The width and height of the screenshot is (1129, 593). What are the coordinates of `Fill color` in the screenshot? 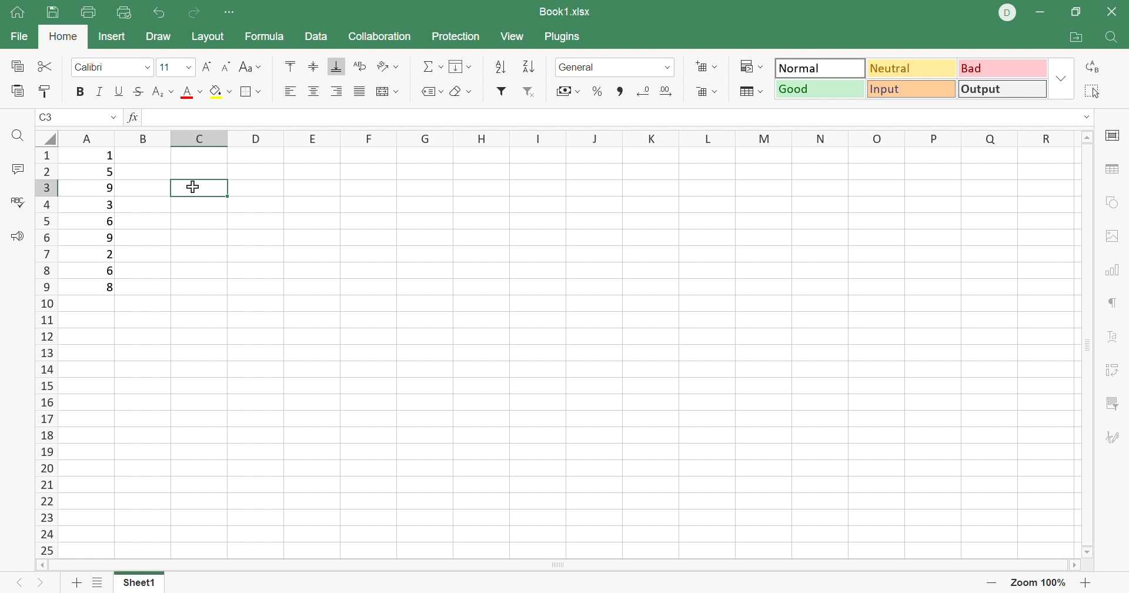 It's located at (221, 91).